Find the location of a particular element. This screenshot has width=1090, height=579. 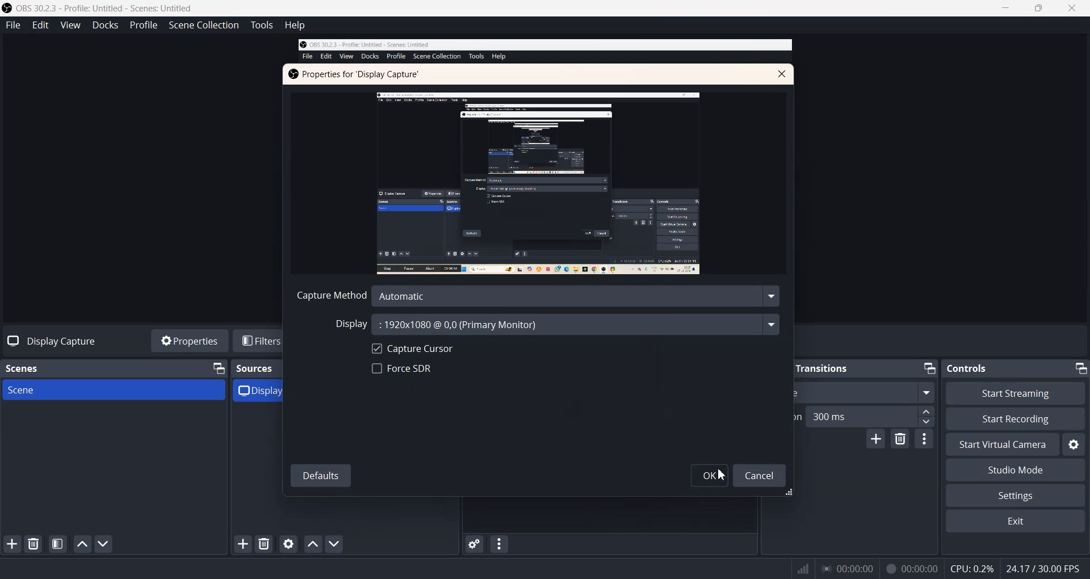

00.00.00 is located at coordinates (848, 568).